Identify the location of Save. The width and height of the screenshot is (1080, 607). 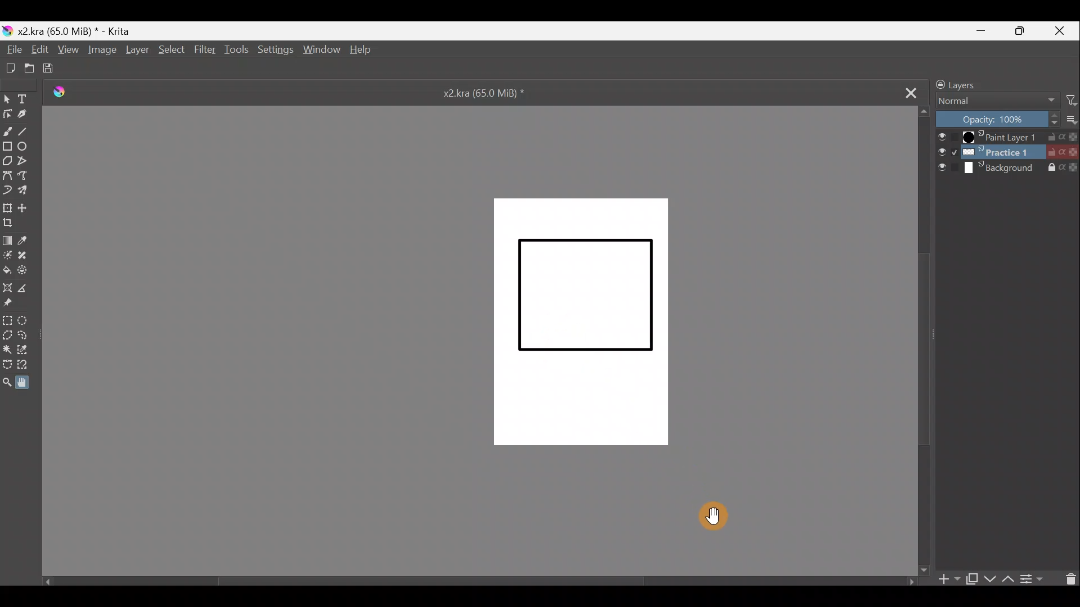
(53, 69).